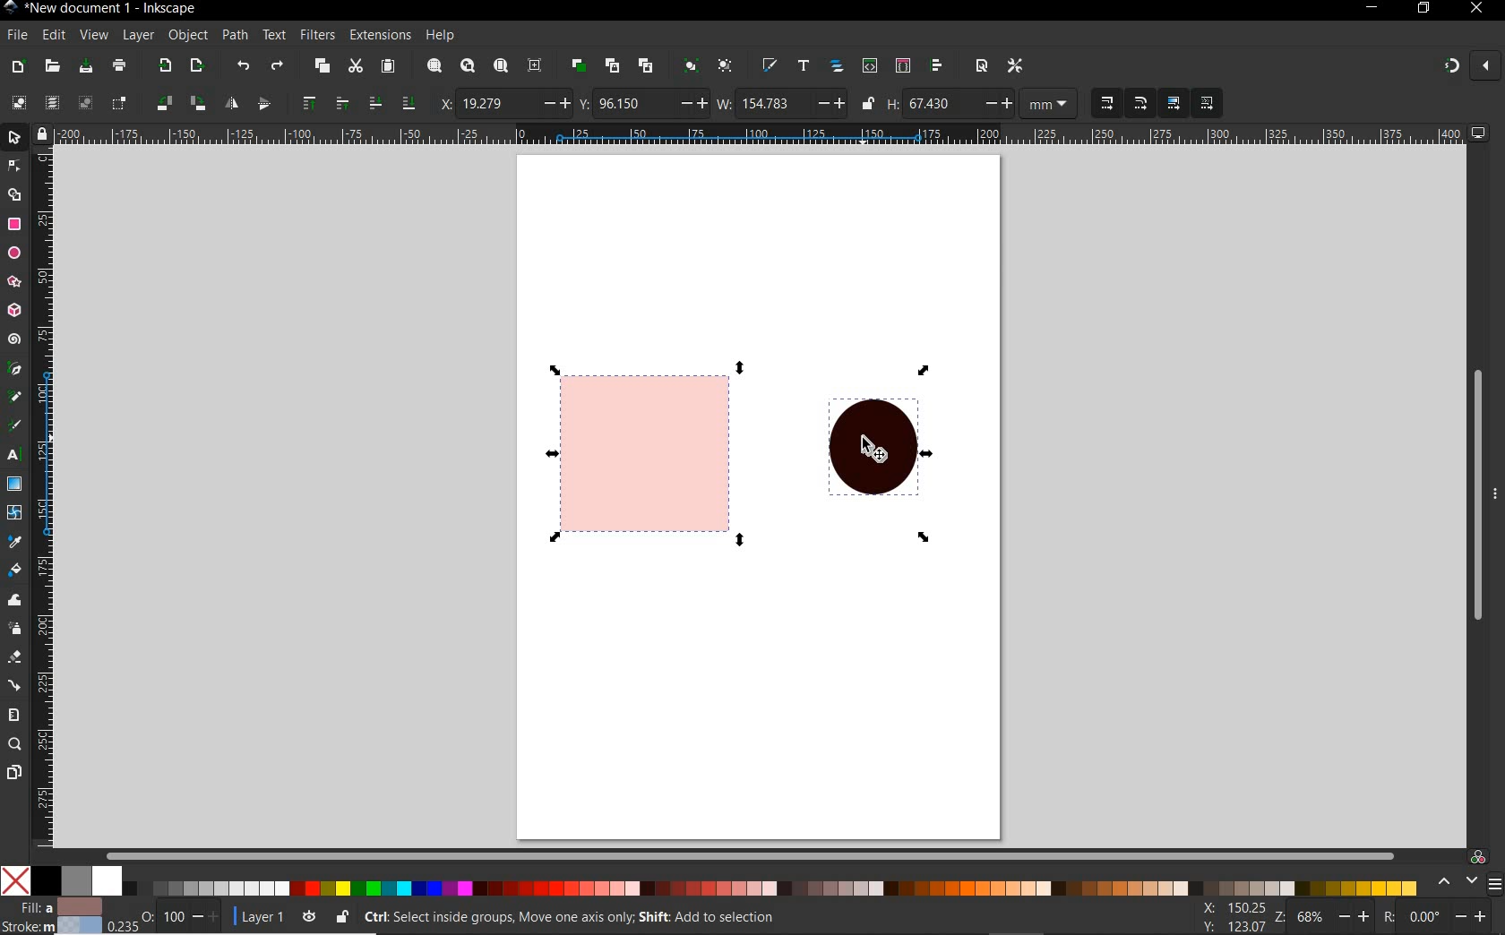  What do you see at coordinates (1205, 104) in the screenshot?
I see `move pattern` at bounding box center [1205, 104].